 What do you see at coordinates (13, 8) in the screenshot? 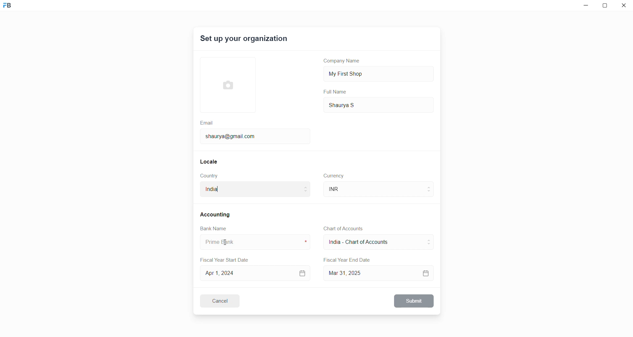
I see `Frappe Book logo` at bounding box center [13, 8].